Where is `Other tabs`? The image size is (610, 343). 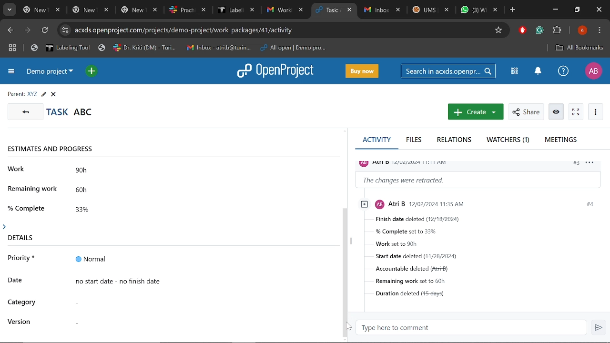
Other tabs is located at coordinates (431, 11).